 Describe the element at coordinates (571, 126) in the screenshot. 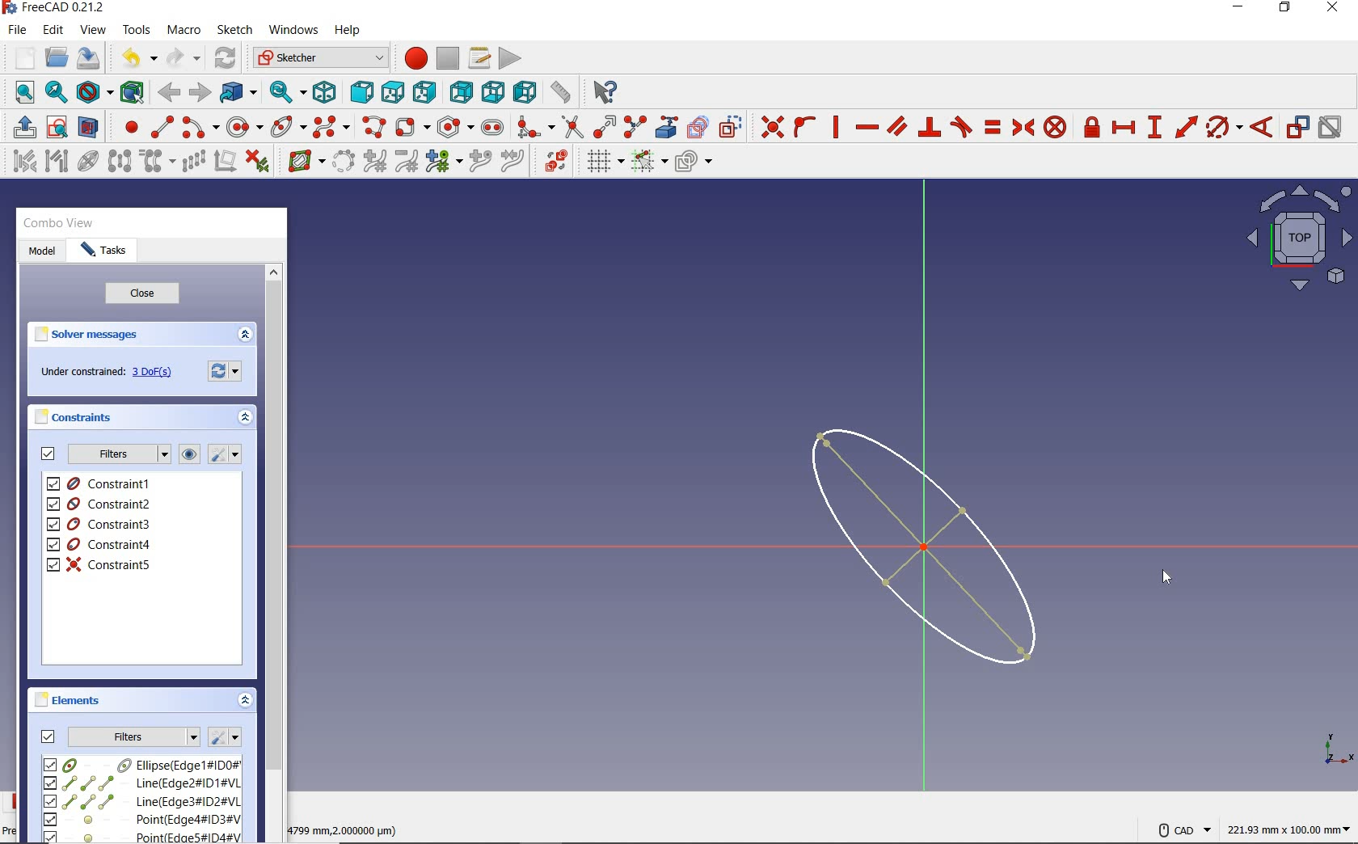

I see `trim edge` at that location.